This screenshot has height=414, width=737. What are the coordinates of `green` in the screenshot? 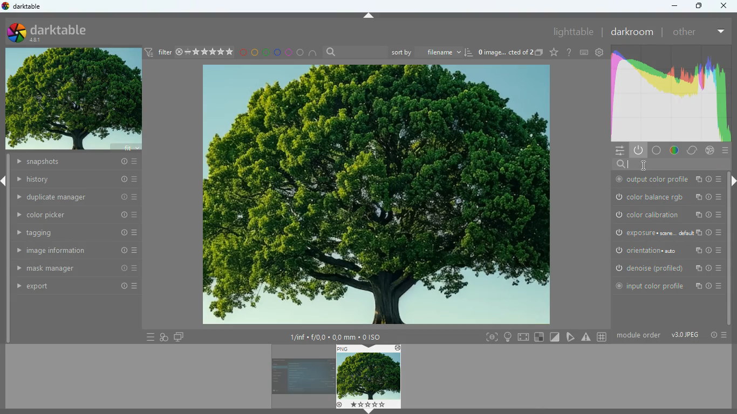 It's located at (267, 53).